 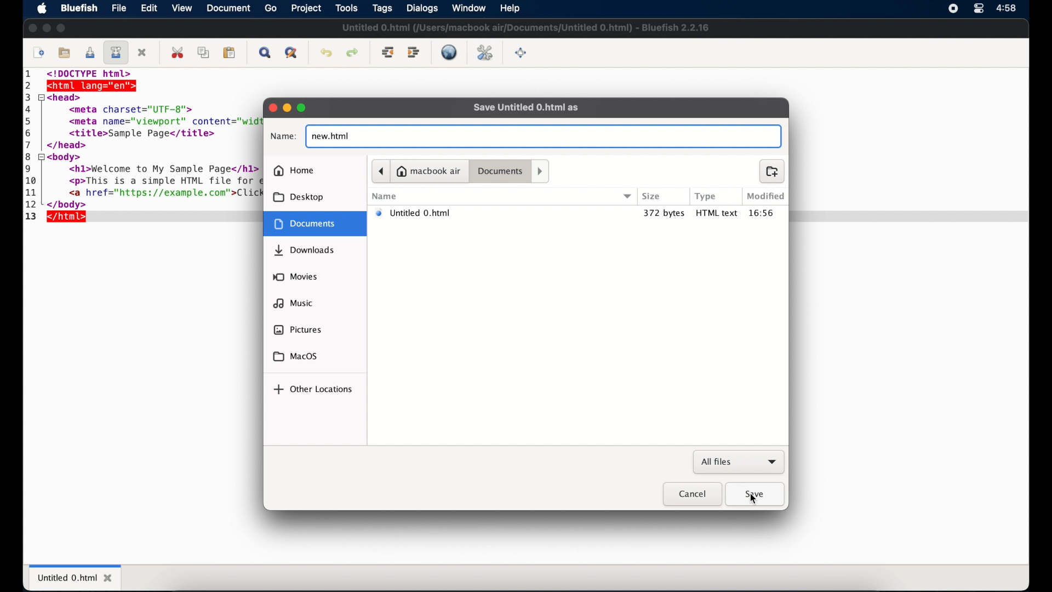 I want to click on new folder, so click(x=772, y=172).